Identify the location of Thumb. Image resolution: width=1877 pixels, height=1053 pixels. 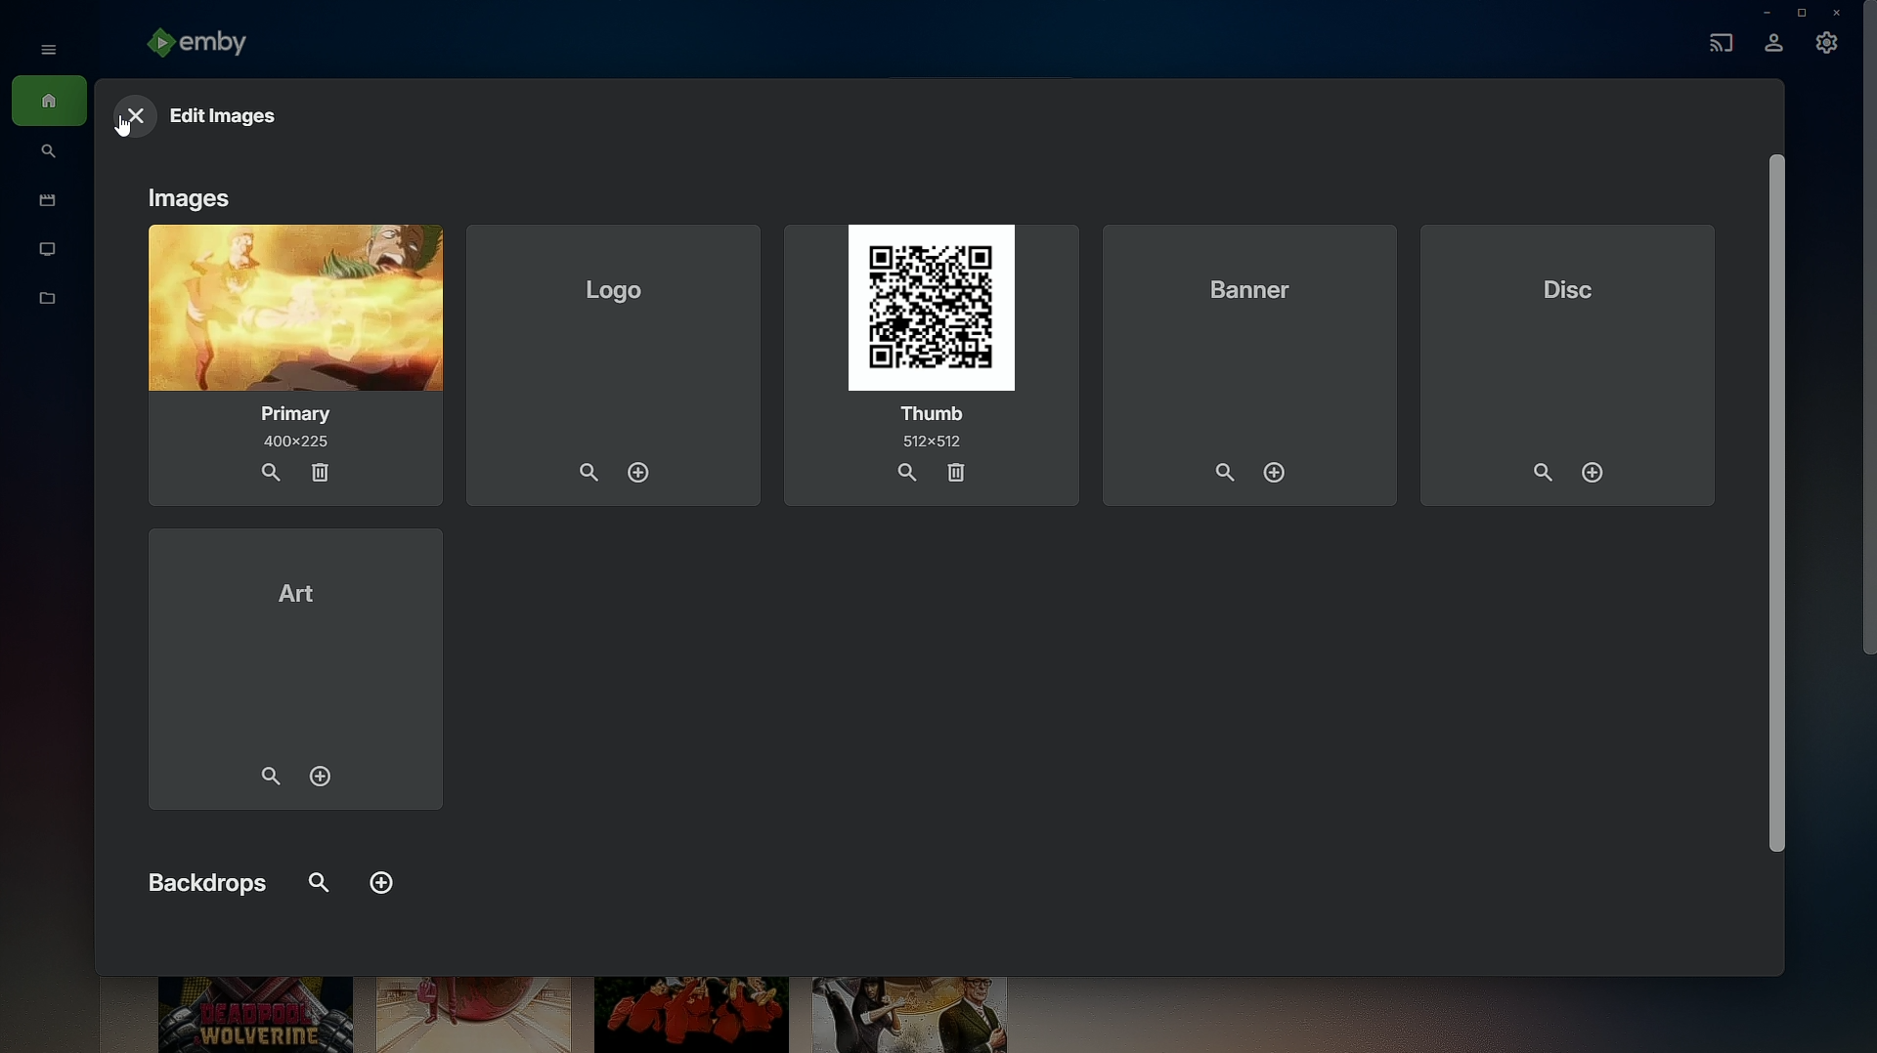
(935, 359).